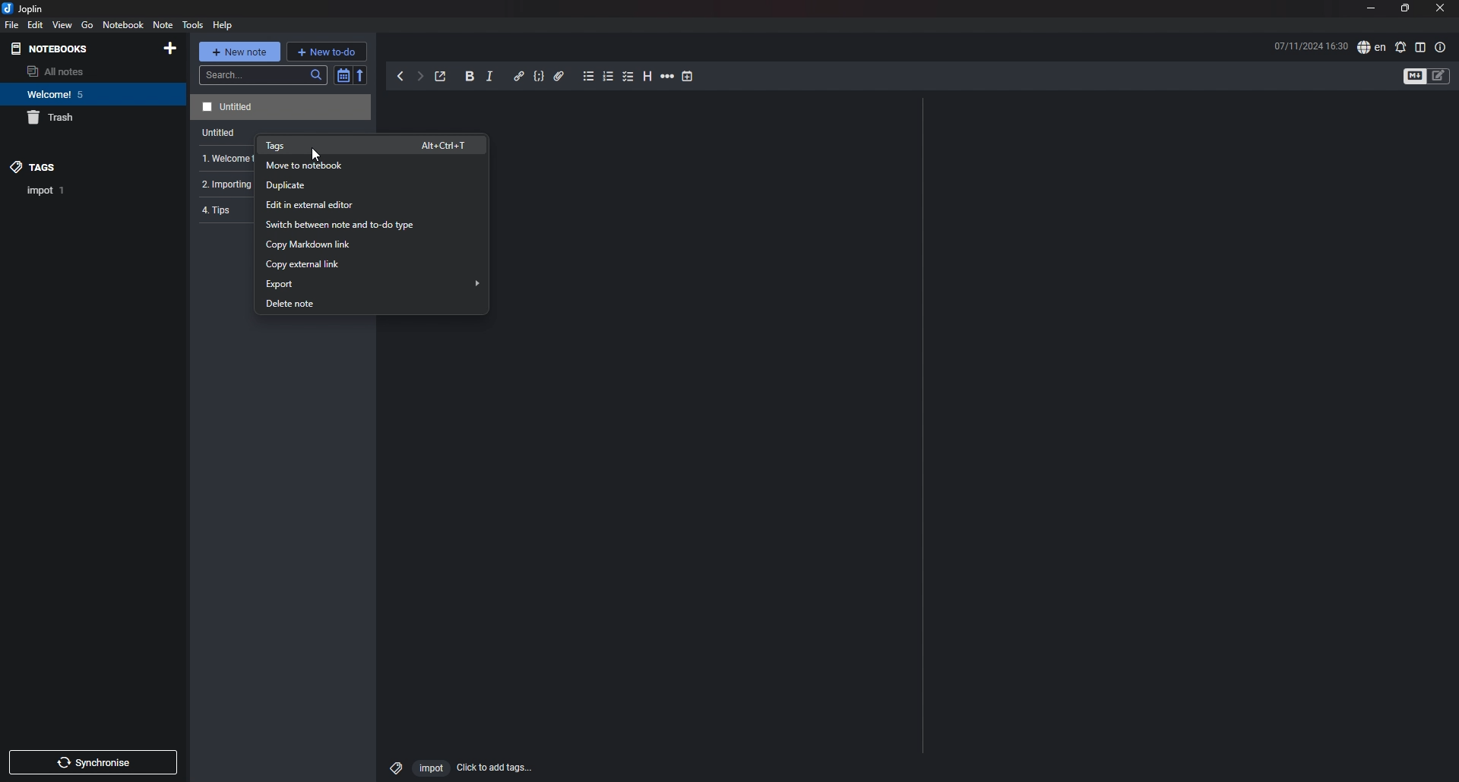 The width and height of the screenshot is (1459, 782). Describe the element at coordinates (123, 25) in the screenshot. I see `notebook` at that location.